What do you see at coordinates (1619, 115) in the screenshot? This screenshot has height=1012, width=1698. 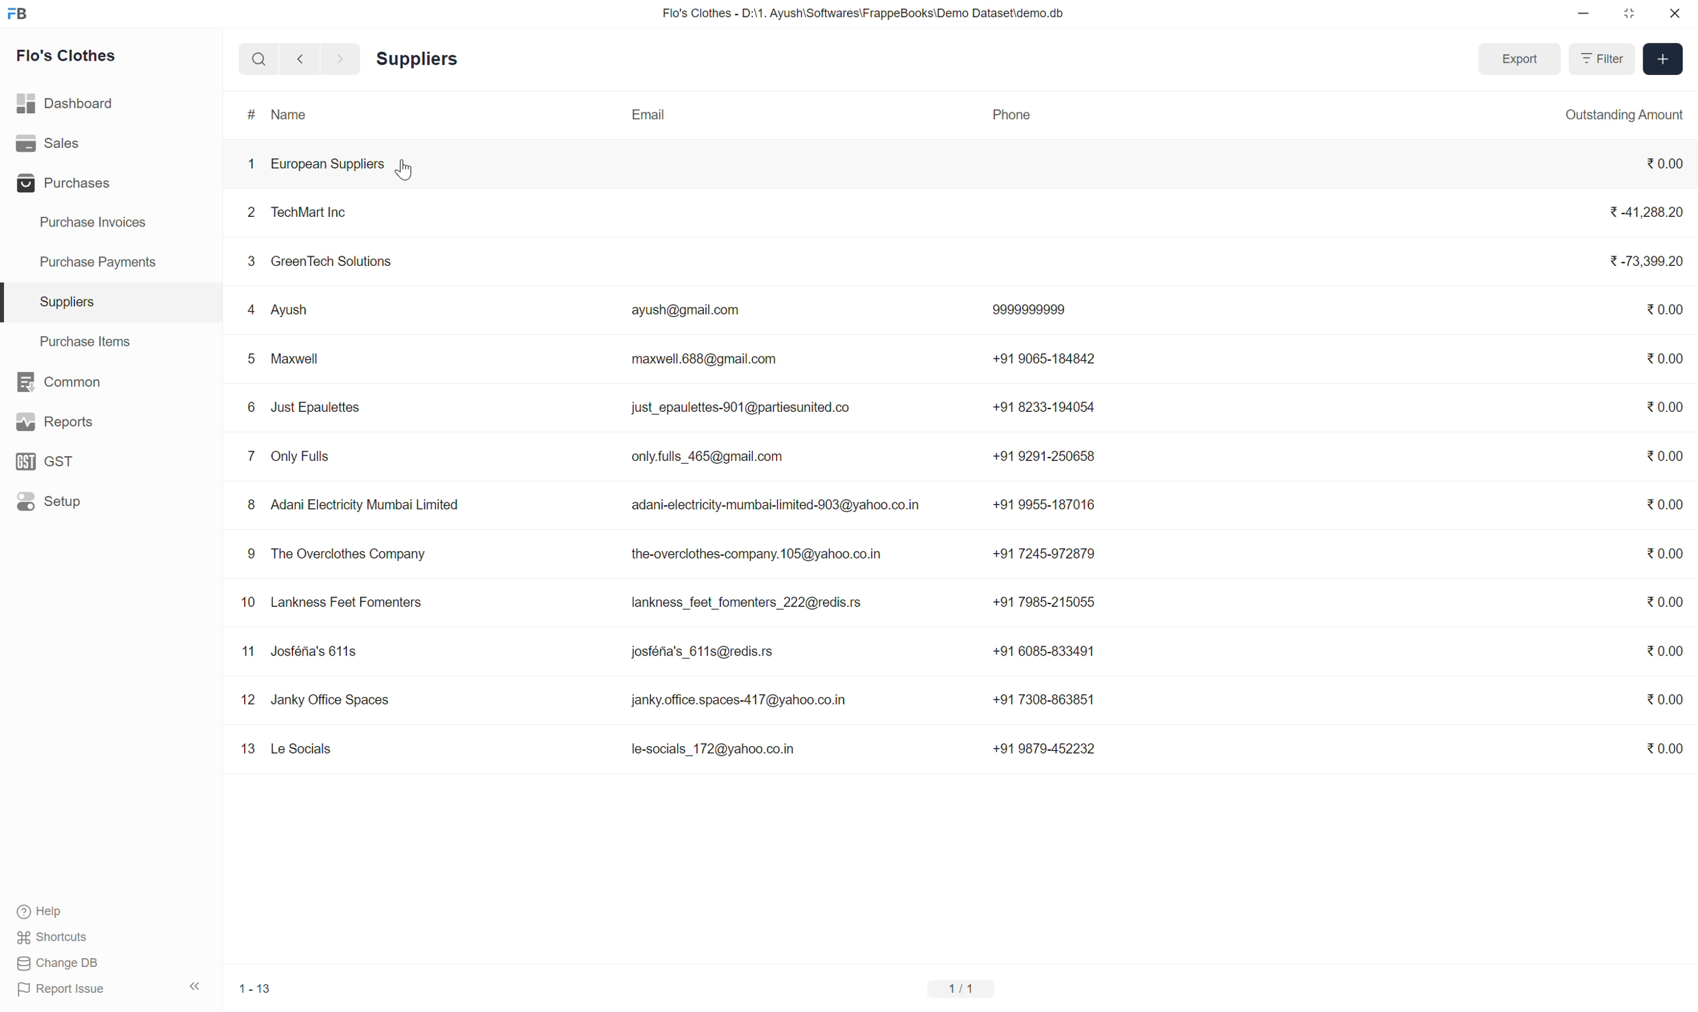 I see `Outstanding Amount` at bounding box center [1619, 115].